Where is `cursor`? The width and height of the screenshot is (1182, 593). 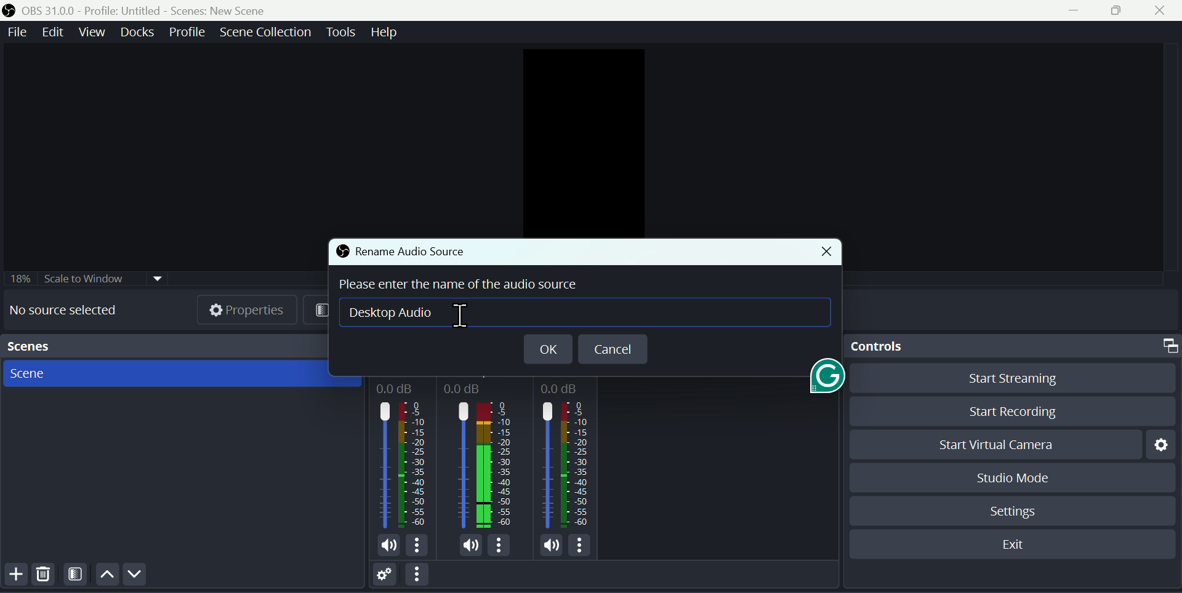 cursor is located at coordinates (464, 315).